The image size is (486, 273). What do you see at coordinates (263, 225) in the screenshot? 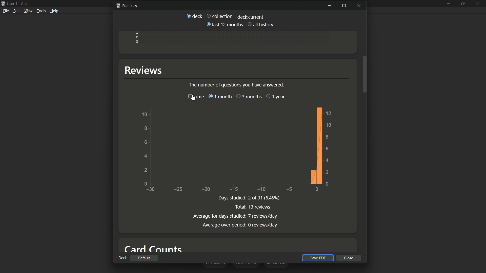
I see `0 reviews per day` at bounding box center [263, 225].